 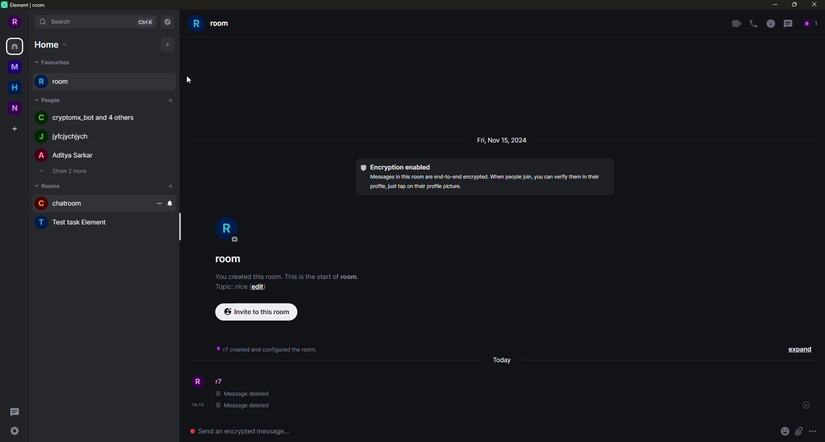 I want to click on edit, so click(x=259, y=288).